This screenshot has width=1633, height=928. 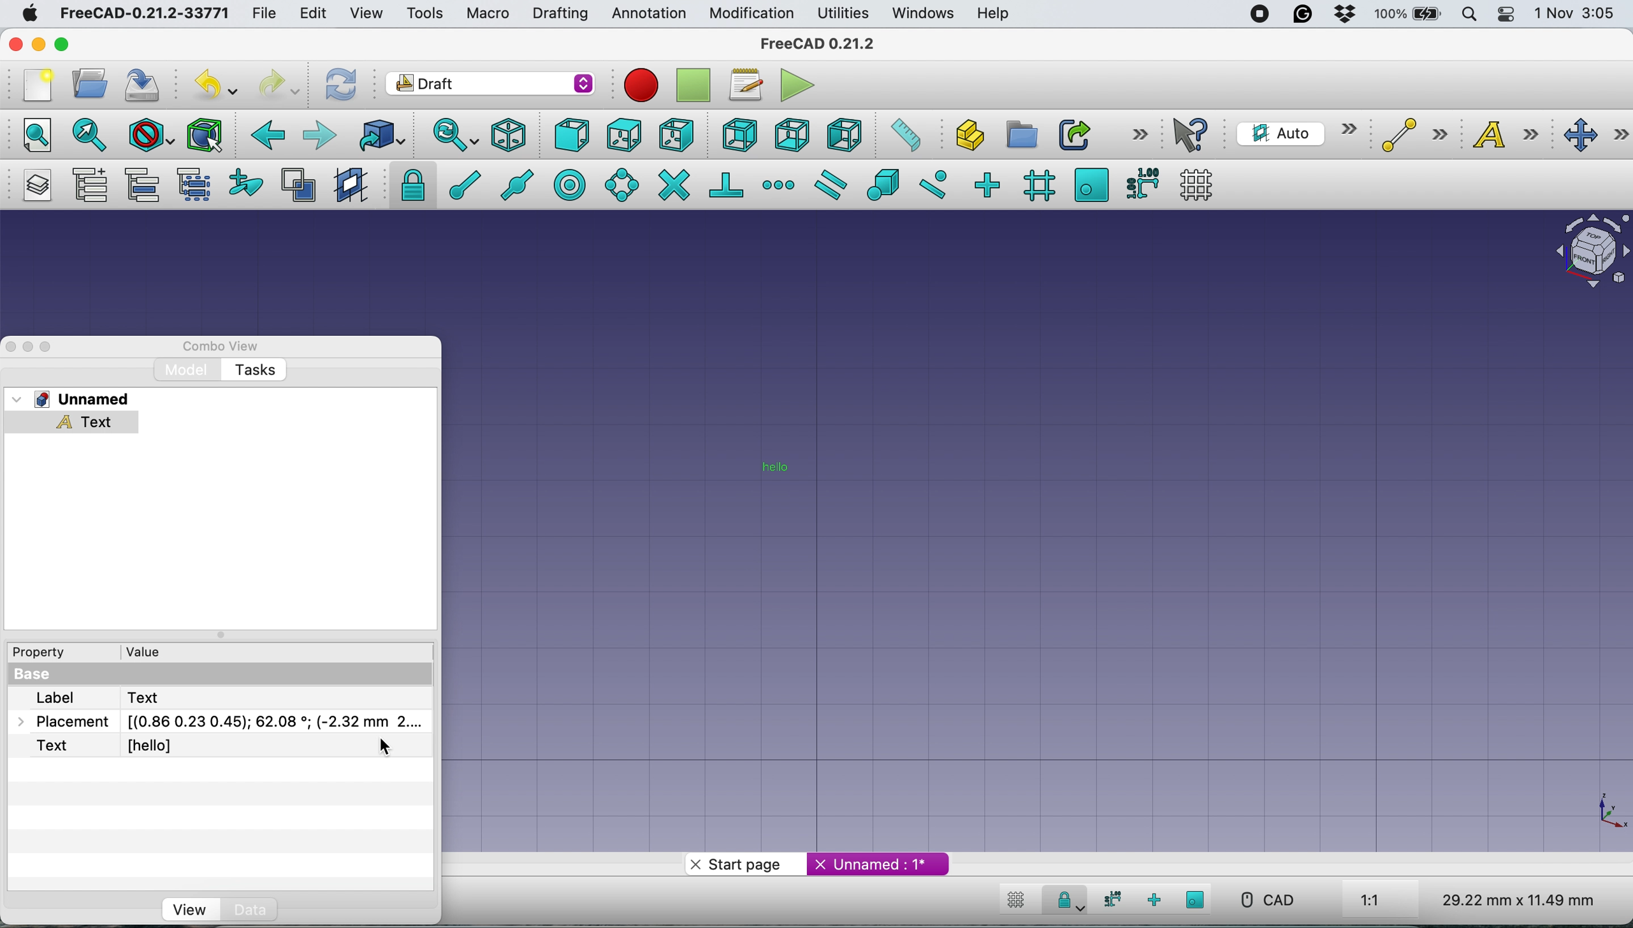 What do you see at coordinates (1110, 901) in the screenshot?
I see `snap dimensions` at bounding box center [1110, 901].